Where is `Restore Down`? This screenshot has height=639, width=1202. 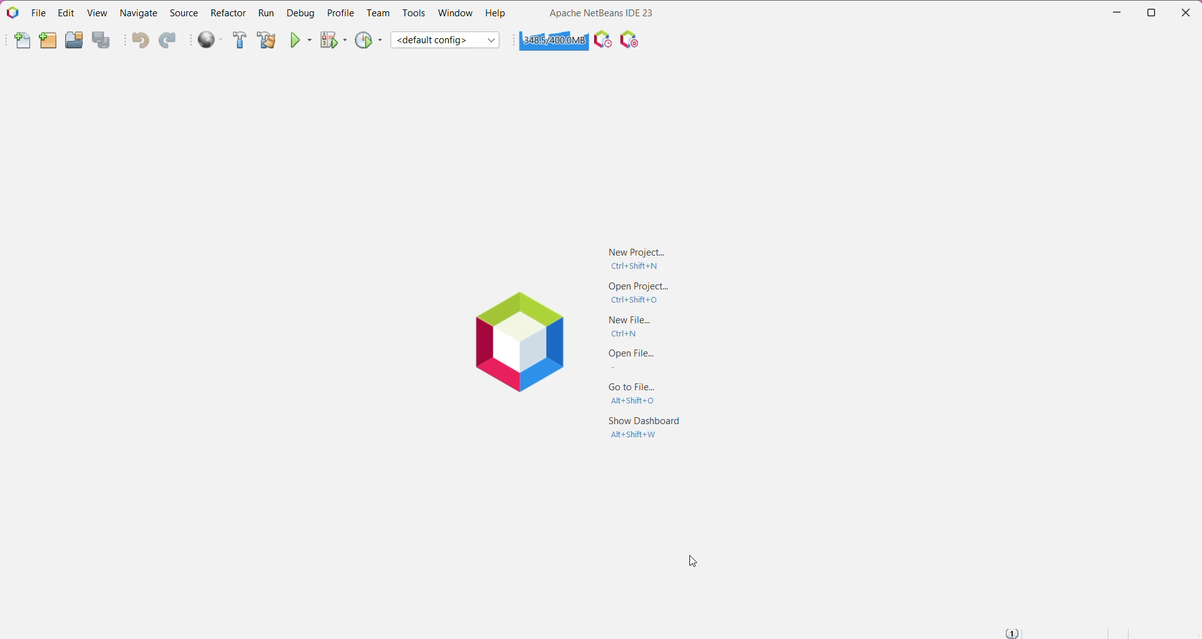 Restore Down is located at coordinates (1153, 13).